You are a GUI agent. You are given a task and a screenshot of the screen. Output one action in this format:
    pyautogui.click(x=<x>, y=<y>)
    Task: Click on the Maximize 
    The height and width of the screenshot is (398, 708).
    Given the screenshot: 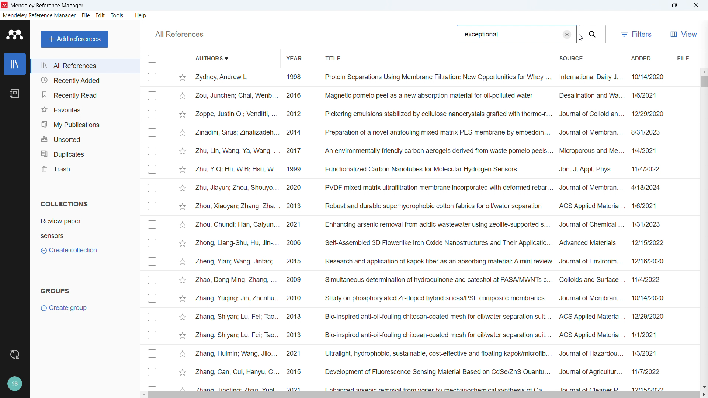 What is the action you would take?
    pyautogui.click(x=674, y=6)
    